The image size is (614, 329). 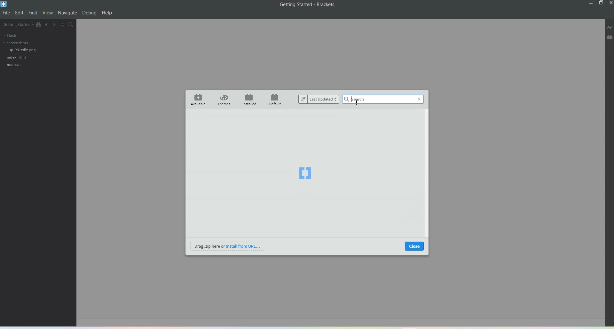 I want to click on Installed, so click(x=249, y=100).